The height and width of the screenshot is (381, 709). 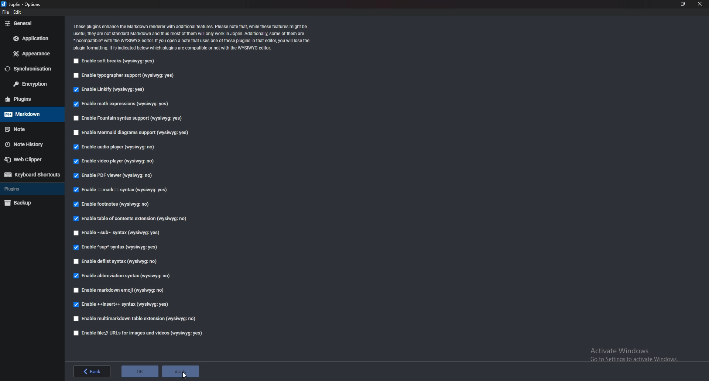 What do you see at coordinates (131, 75) in the screenshot?
I see `Enable typographer support` at bounding box center [131, 75].